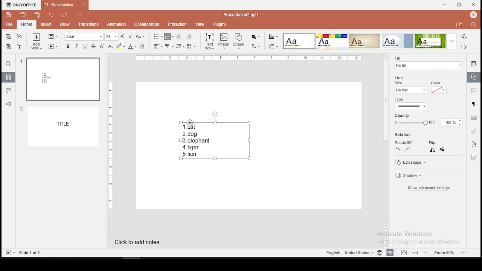  Describe the element at coordinates (85, 46) in the screenshot. I see `underline` at that location.